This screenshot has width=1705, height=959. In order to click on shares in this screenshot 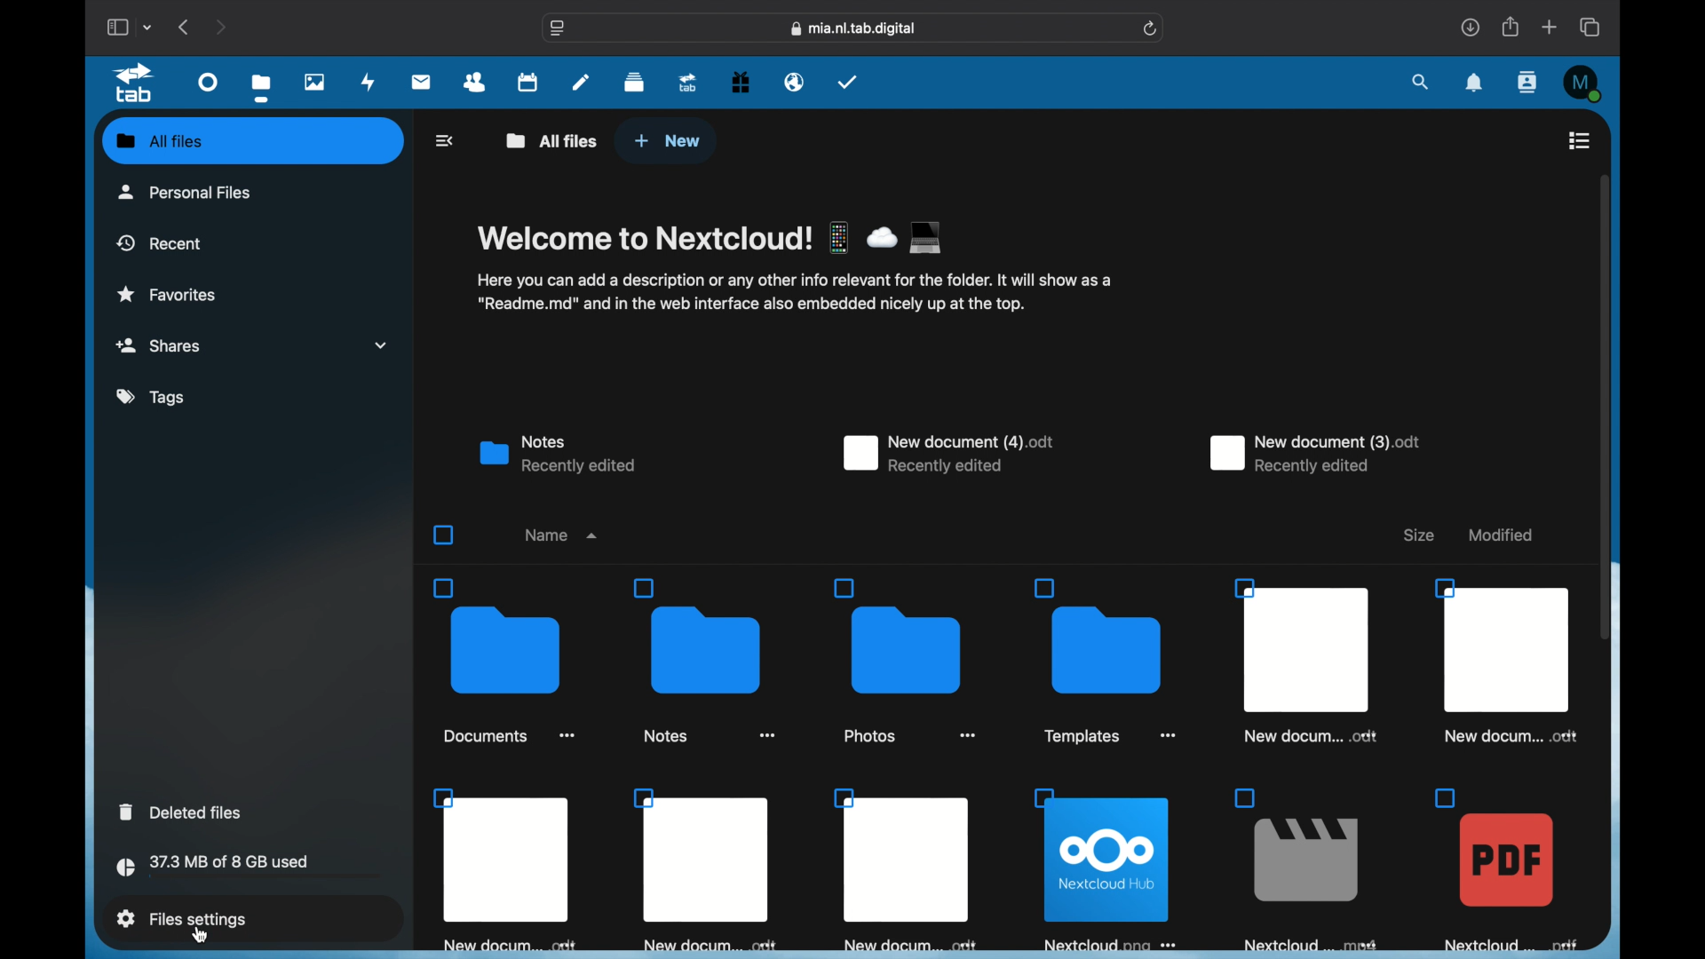, I will do `click(252, 345)`.